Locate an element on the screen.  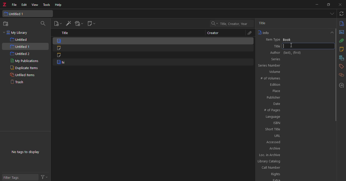
date is located at coordinates (296, 103).